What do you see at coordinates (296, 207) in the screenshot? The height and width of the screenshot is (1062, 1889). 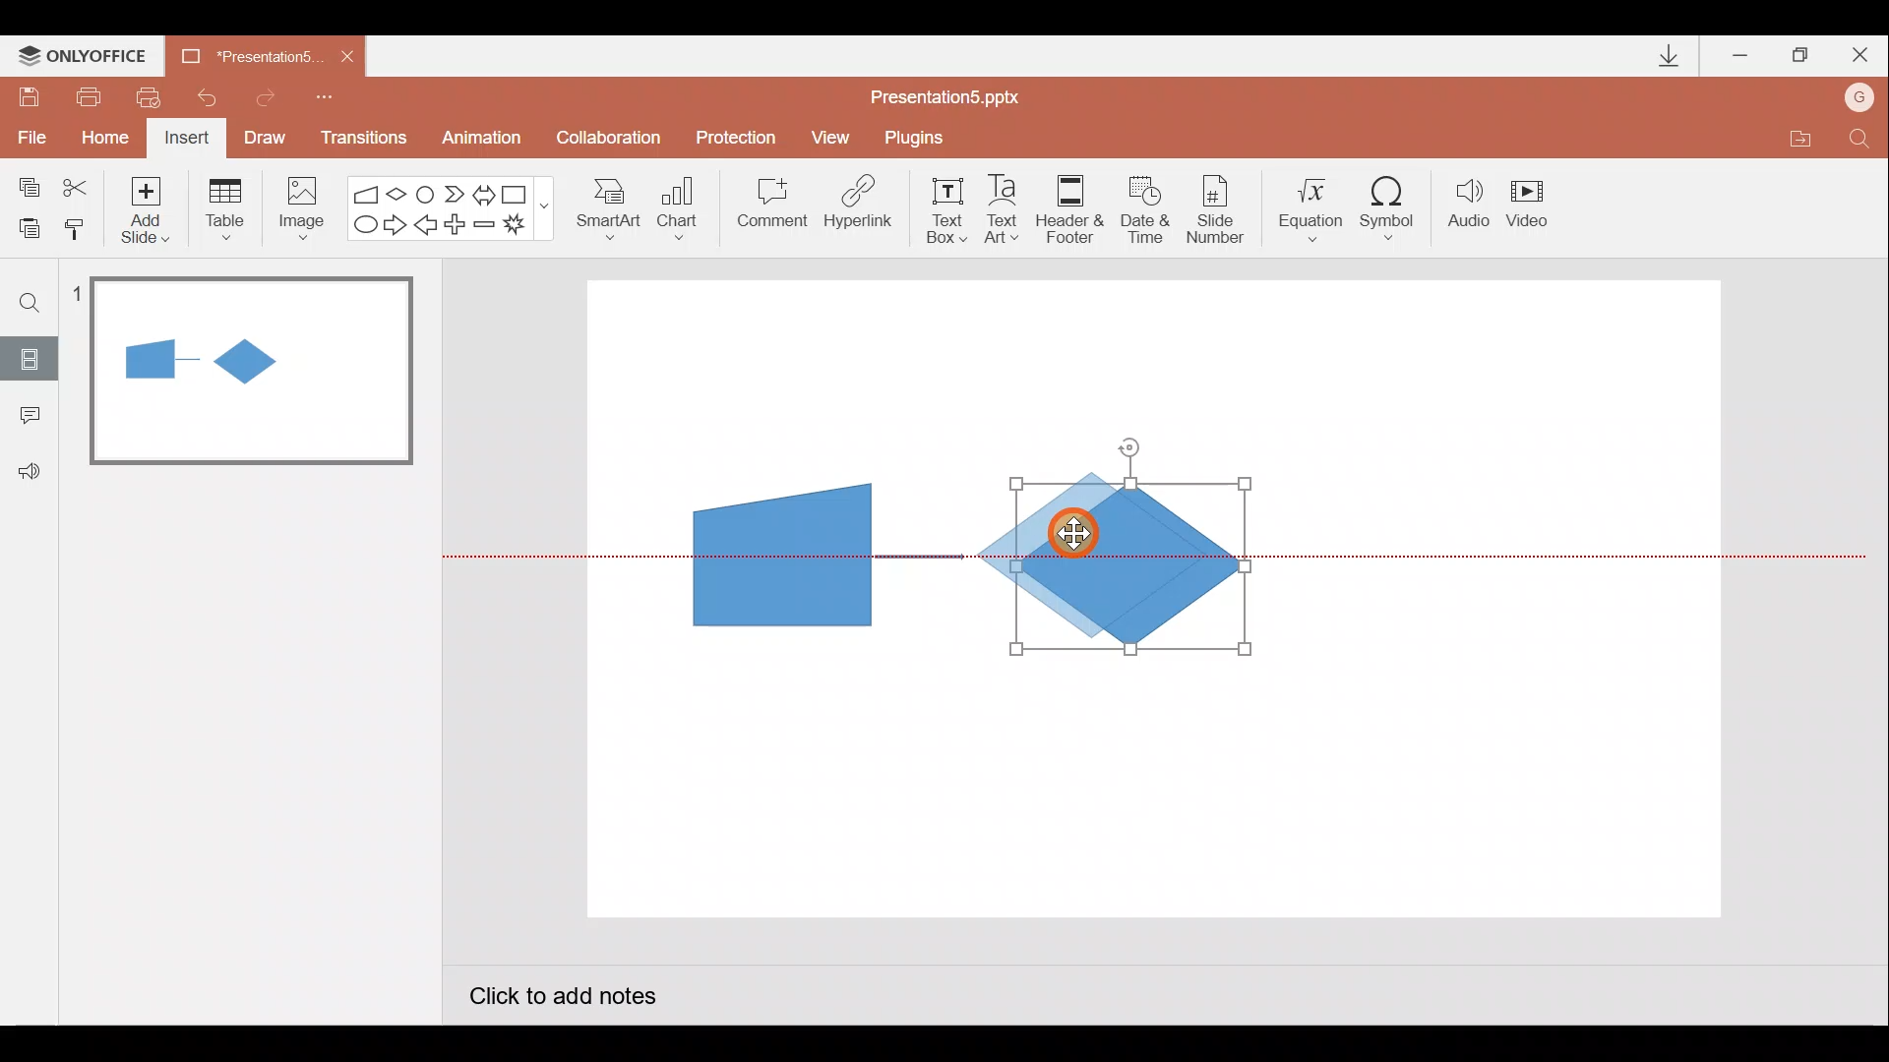 I see `Image` at bounding box center [296, 207].